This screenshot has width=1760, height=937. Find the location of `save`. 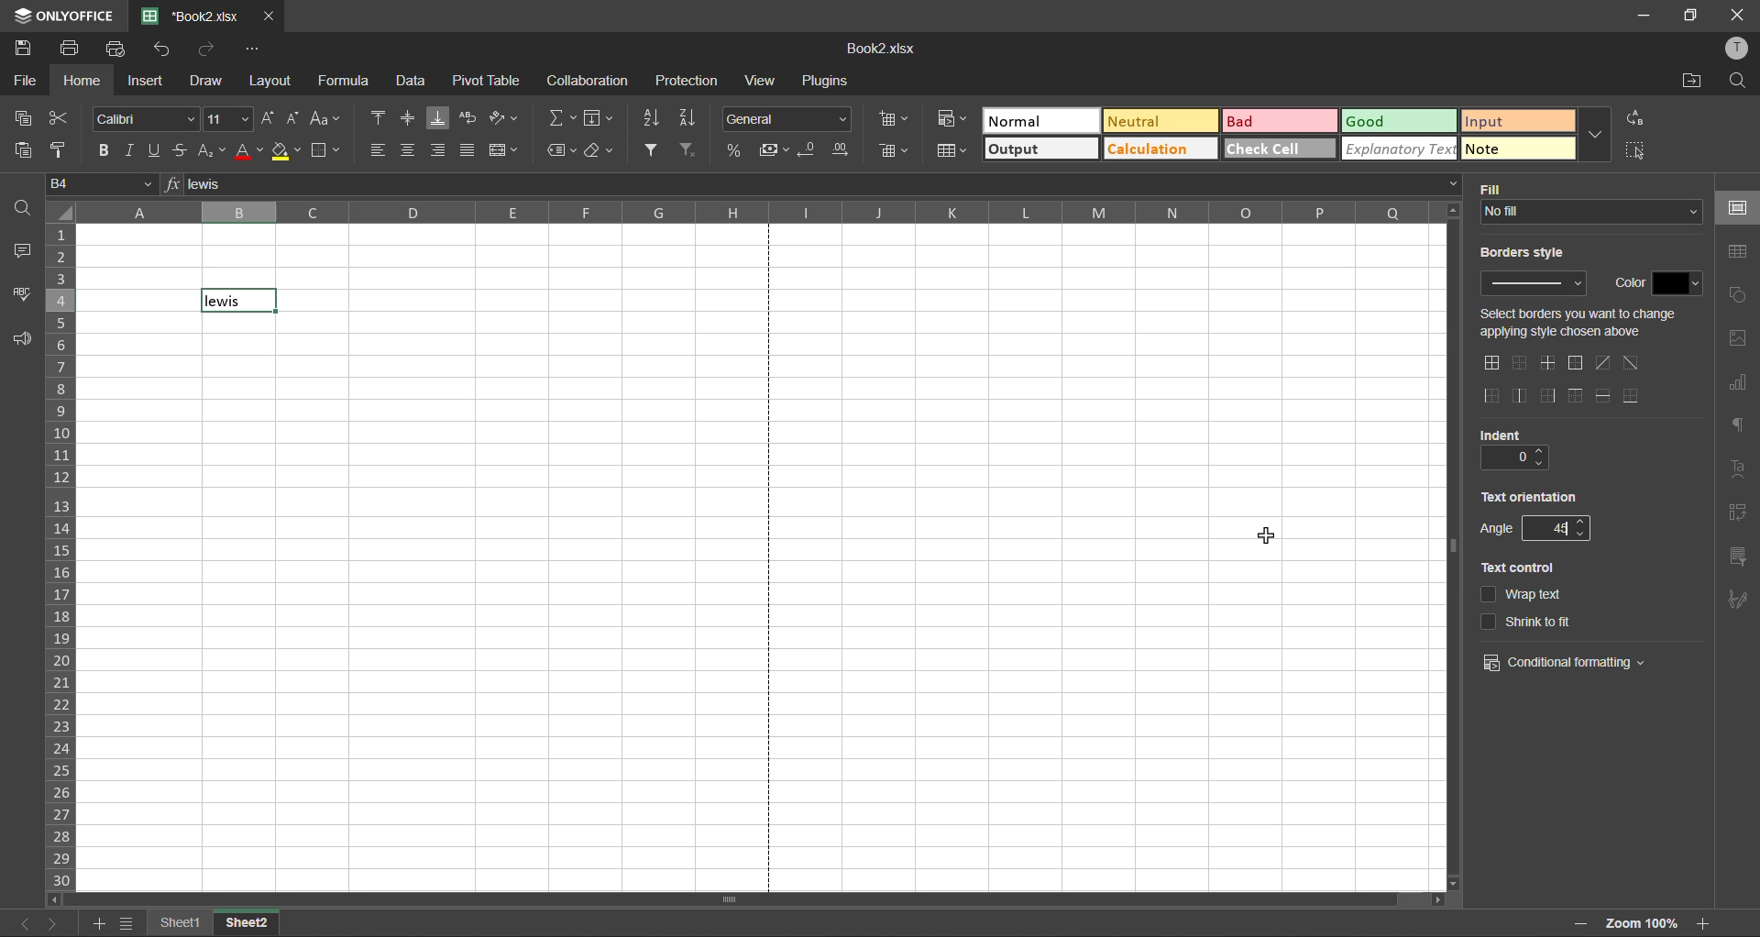

save is located at coordinates (25, 50).